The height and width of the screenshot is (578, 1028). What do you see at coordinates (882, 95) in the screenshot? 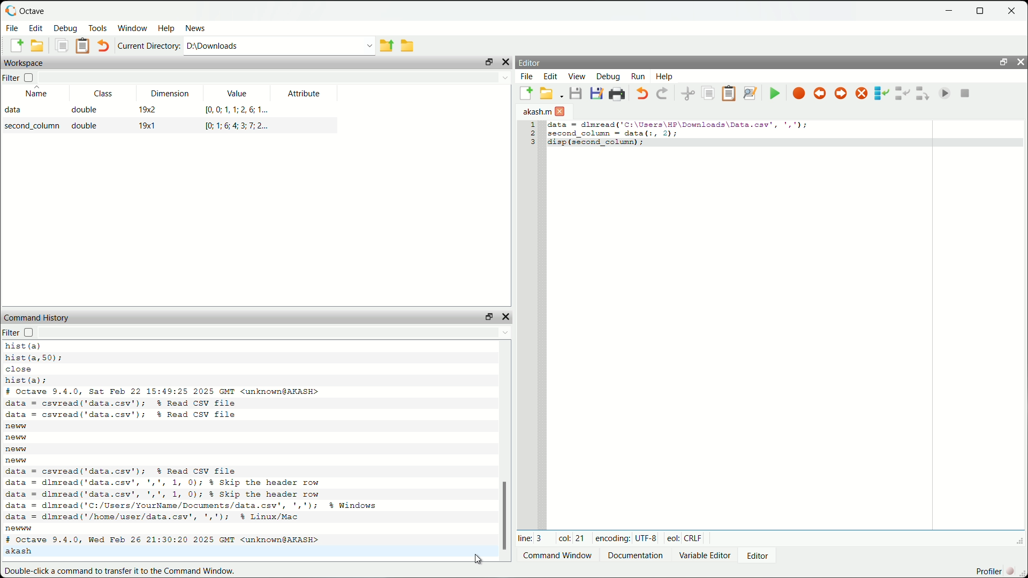
I see `step` at bounding box center [882, 95].